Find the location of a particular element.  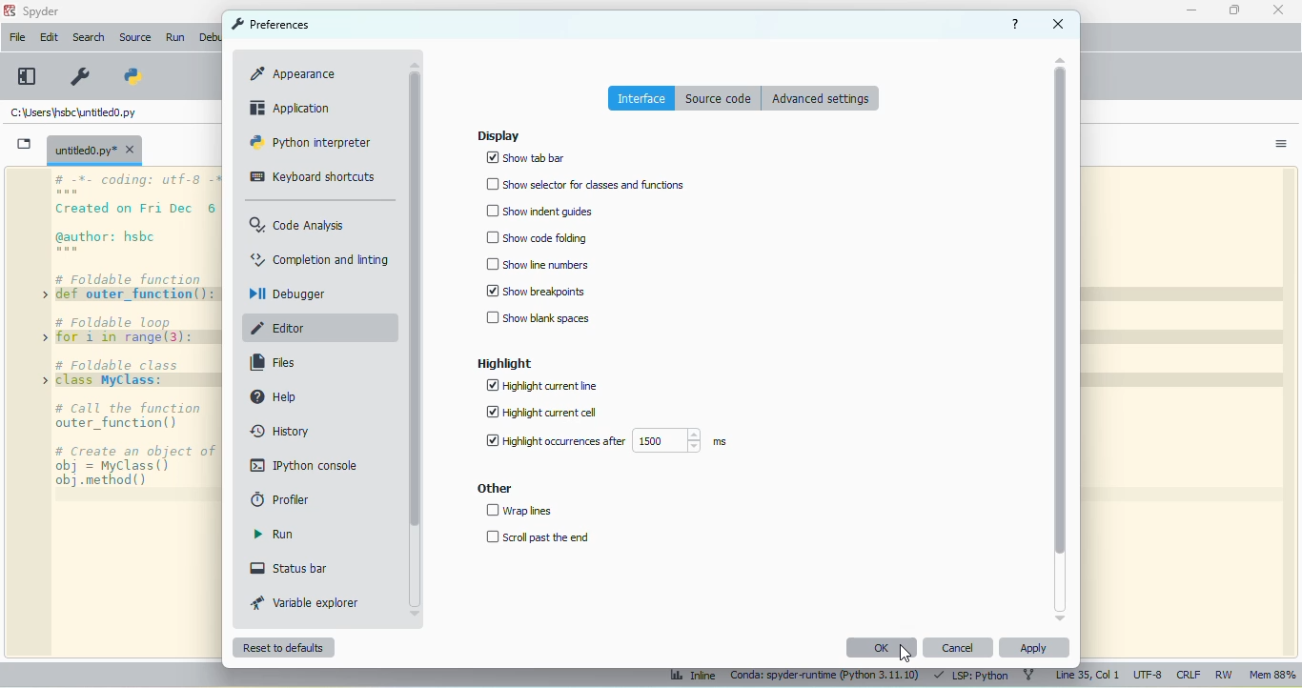

mem 88% is located at coordinates (1271, 676).